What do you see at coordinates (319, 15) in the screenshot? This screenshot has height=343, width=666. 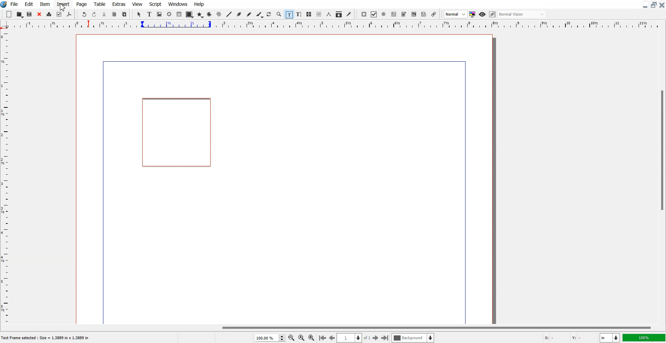 I see `Unlink text Frame` at bounding box center [319, 15].